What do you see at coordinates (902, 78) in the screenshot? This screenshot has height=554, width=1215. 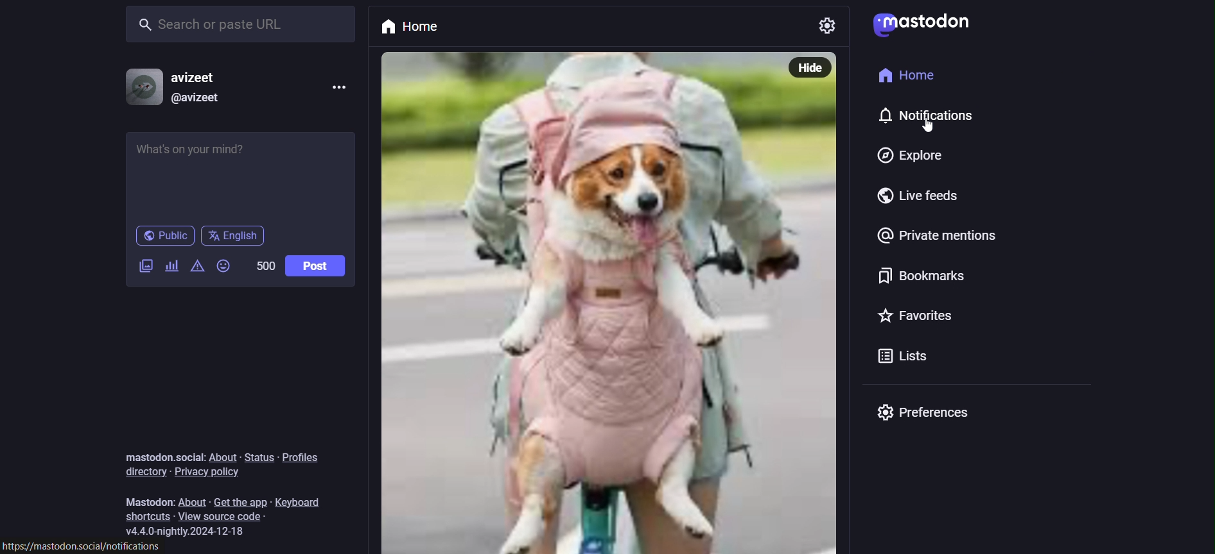 I see `home` at bounding box center [902, 78].